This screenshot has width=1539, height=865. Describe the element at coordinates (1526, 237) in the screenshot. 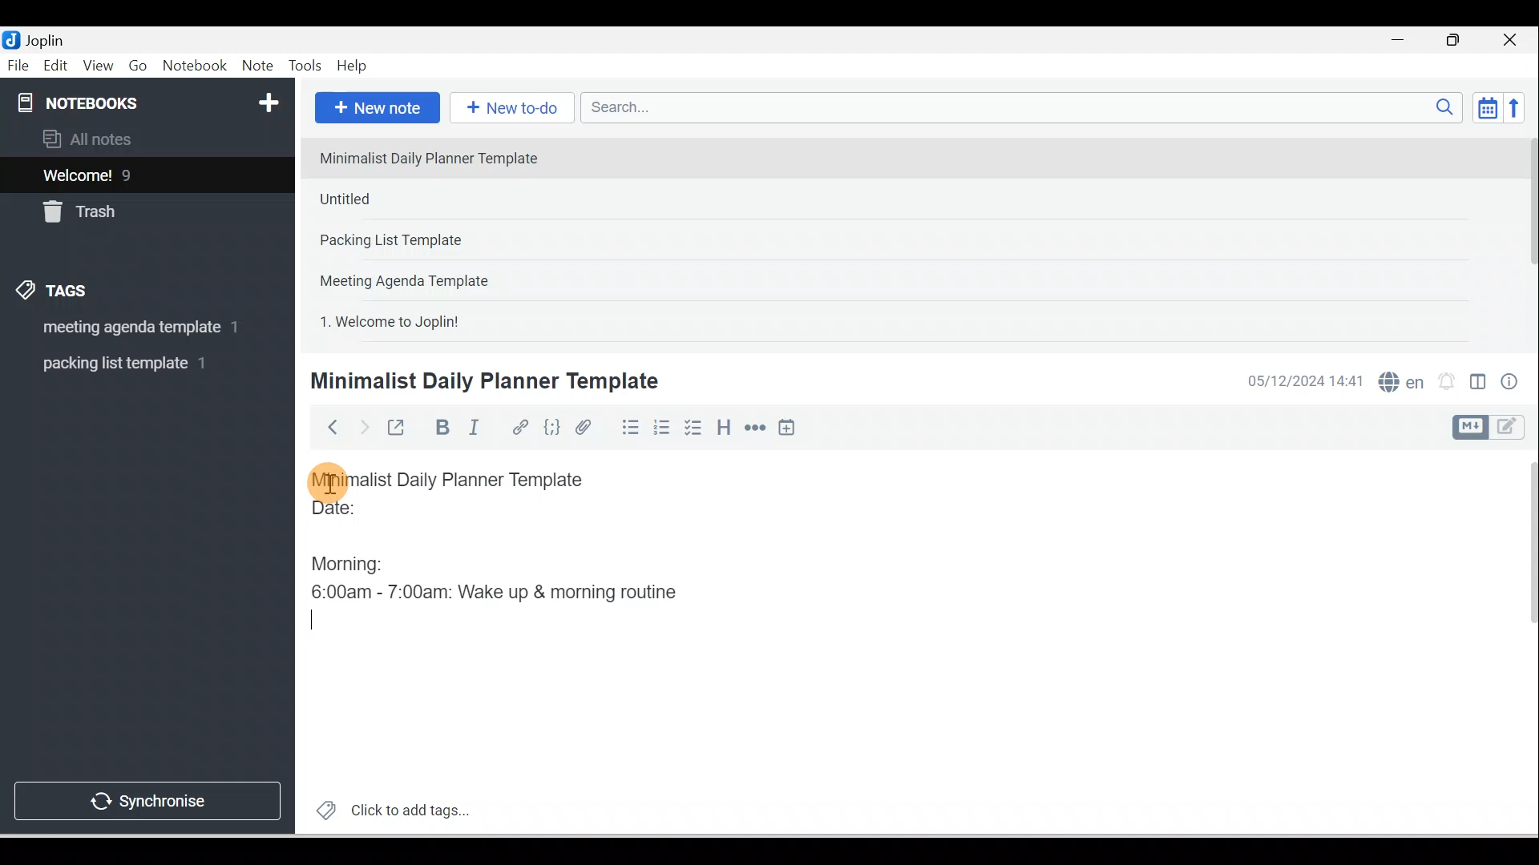

I see `Scroll bar` at that location.